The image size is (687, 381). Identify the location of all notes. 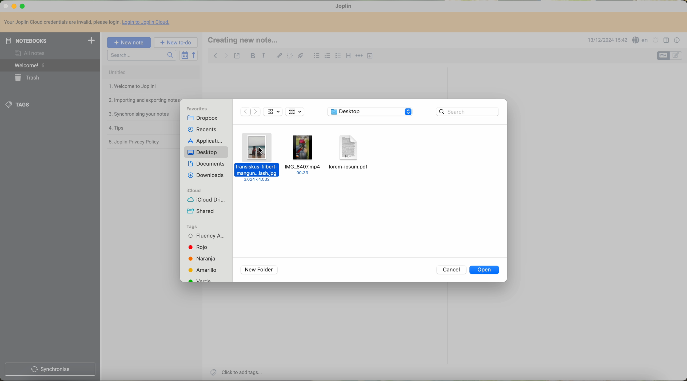
(31, 54).